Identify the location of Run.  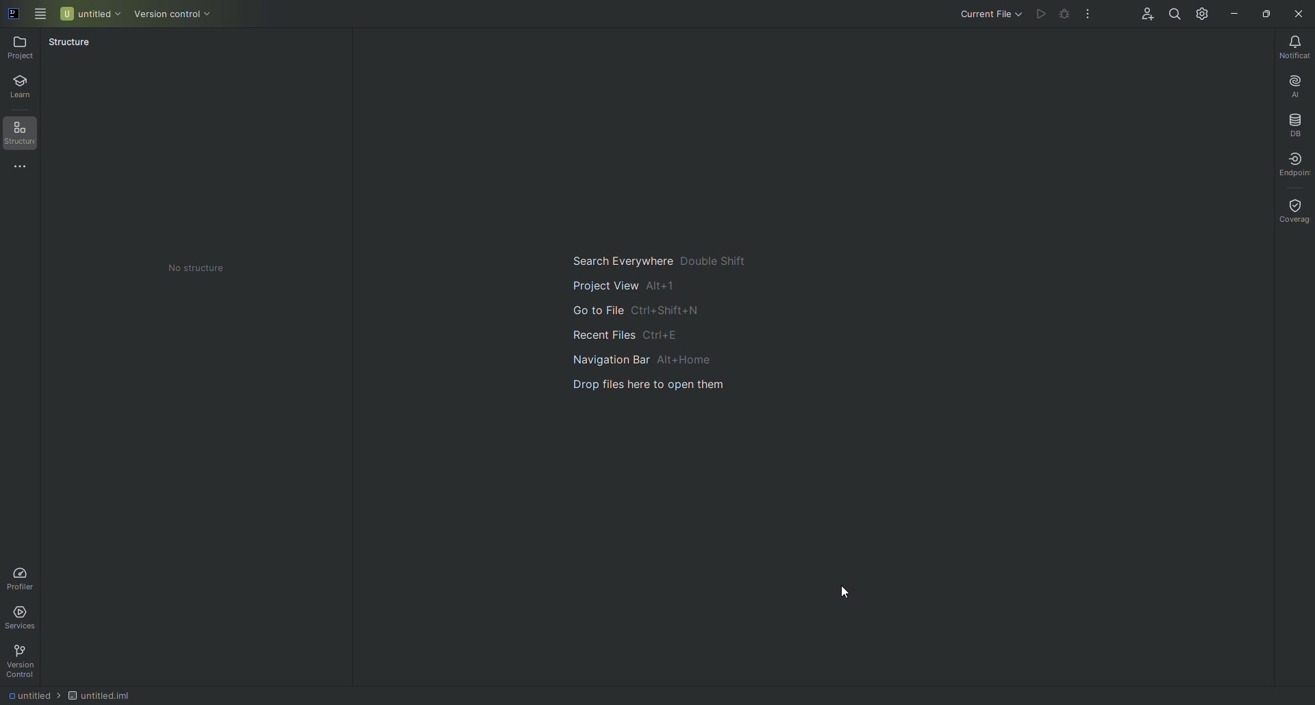
(1039, 14).